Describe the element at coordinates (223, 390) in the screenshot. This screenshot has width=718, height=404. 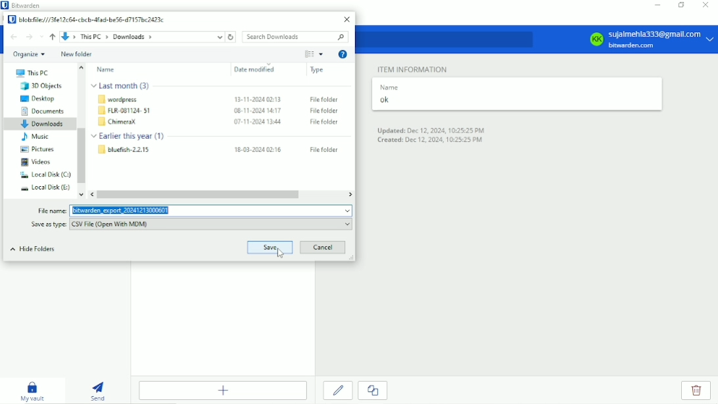
I see `Add item` at that location.